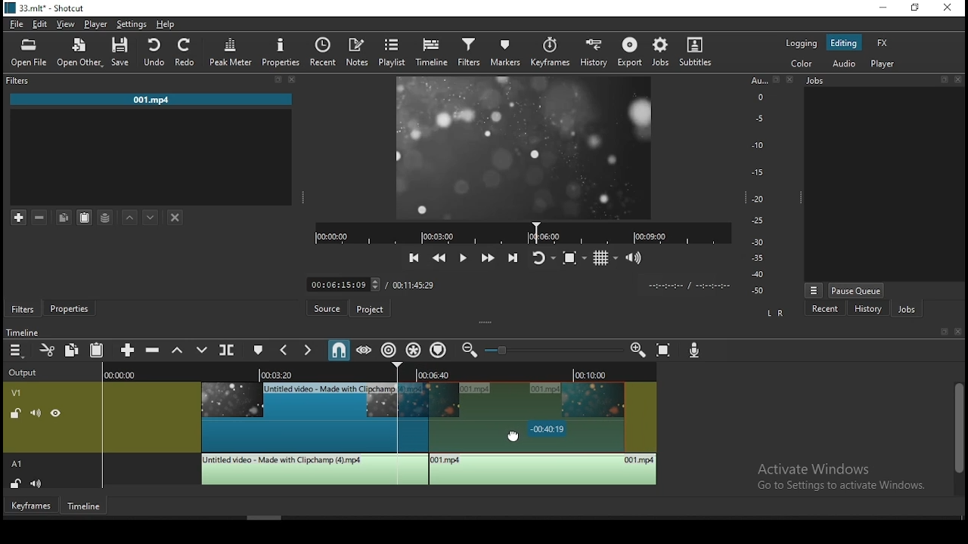 This screenshot has height=544, width=968. I want to click on overwrite, so click(203, 351).